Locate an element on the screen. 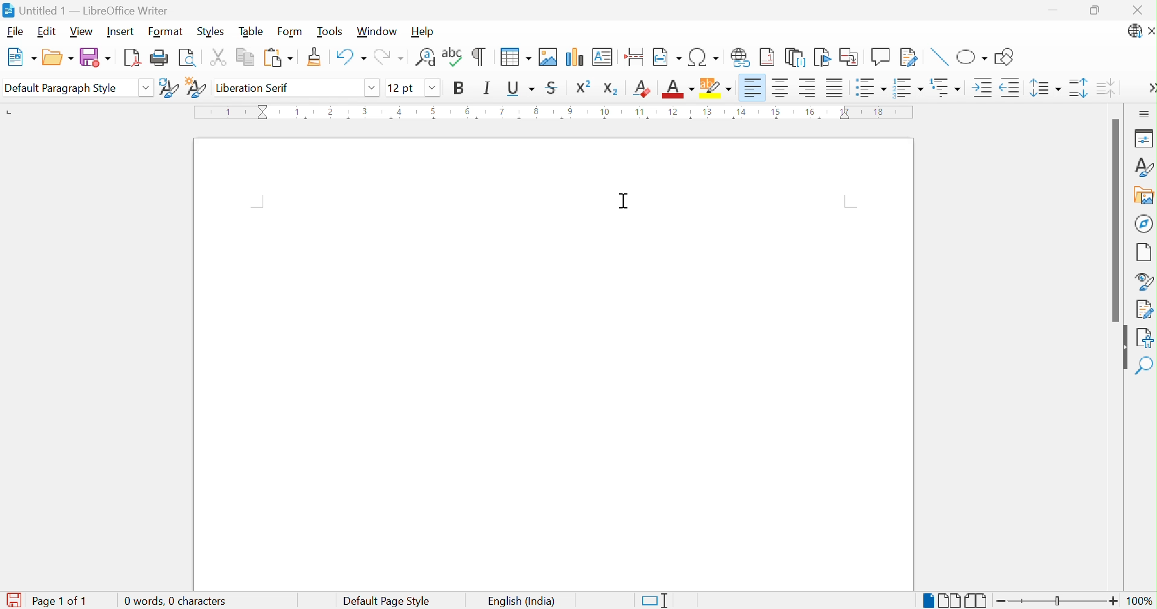  Clone formatting is located at coordinates (315, 56).